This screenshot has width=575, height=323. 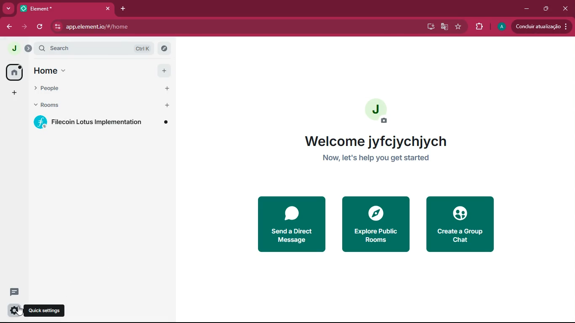 I want to click on search, so click(x=98, y=48).